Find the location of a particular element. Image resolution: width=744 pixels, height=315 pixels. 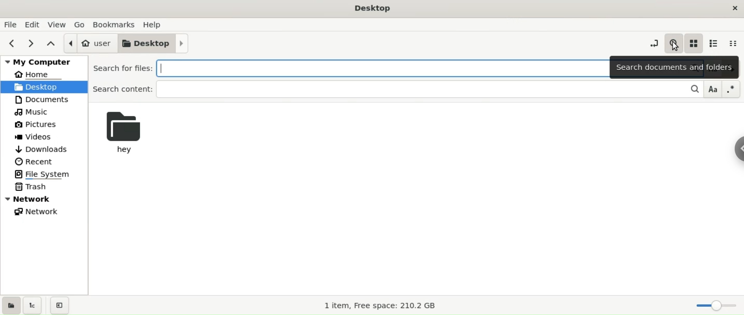

list view is located at coordinates (716, 43).